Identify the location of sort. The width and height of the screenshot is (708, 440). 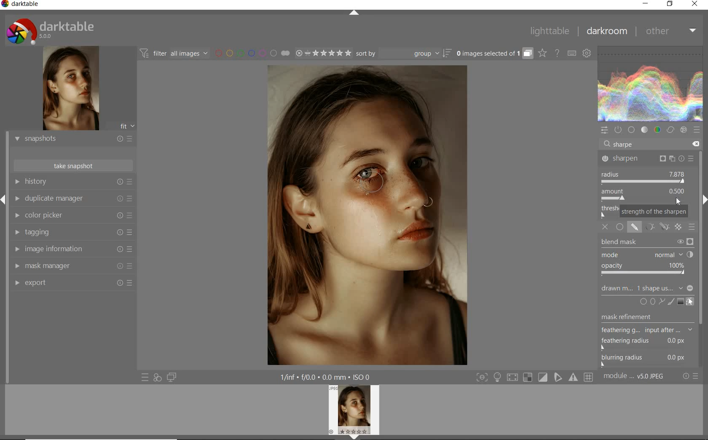
(403, 54).